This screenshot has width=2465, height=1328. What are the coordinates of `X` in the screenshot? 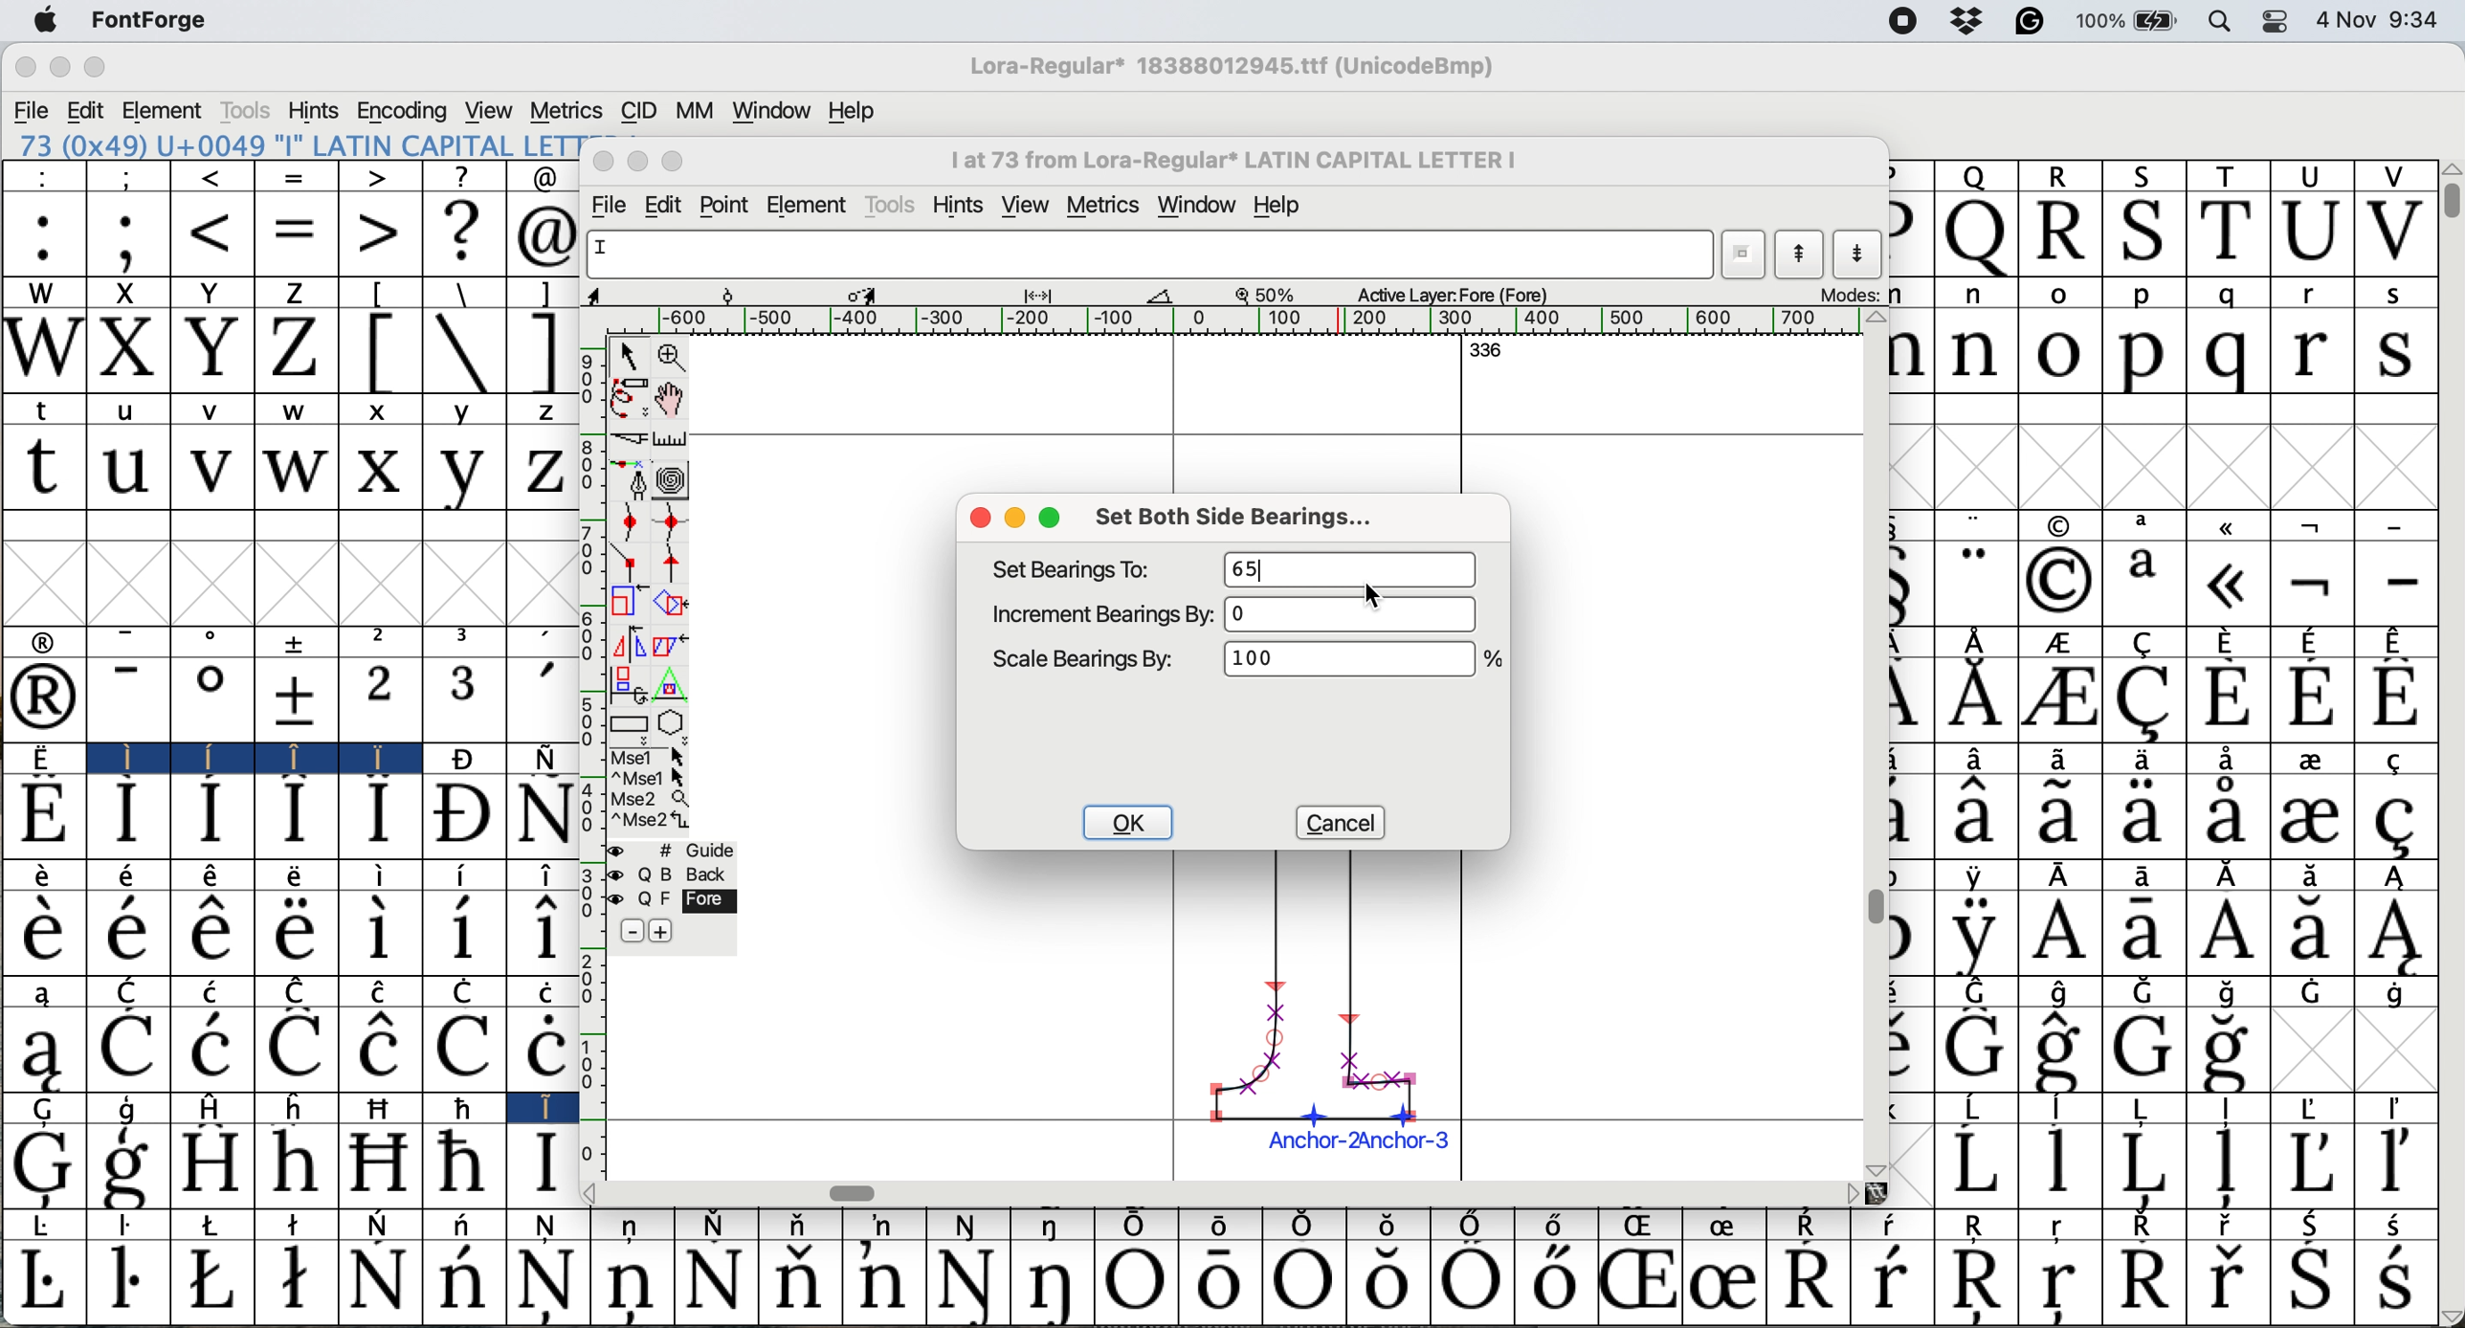 It's located at (127, 352).